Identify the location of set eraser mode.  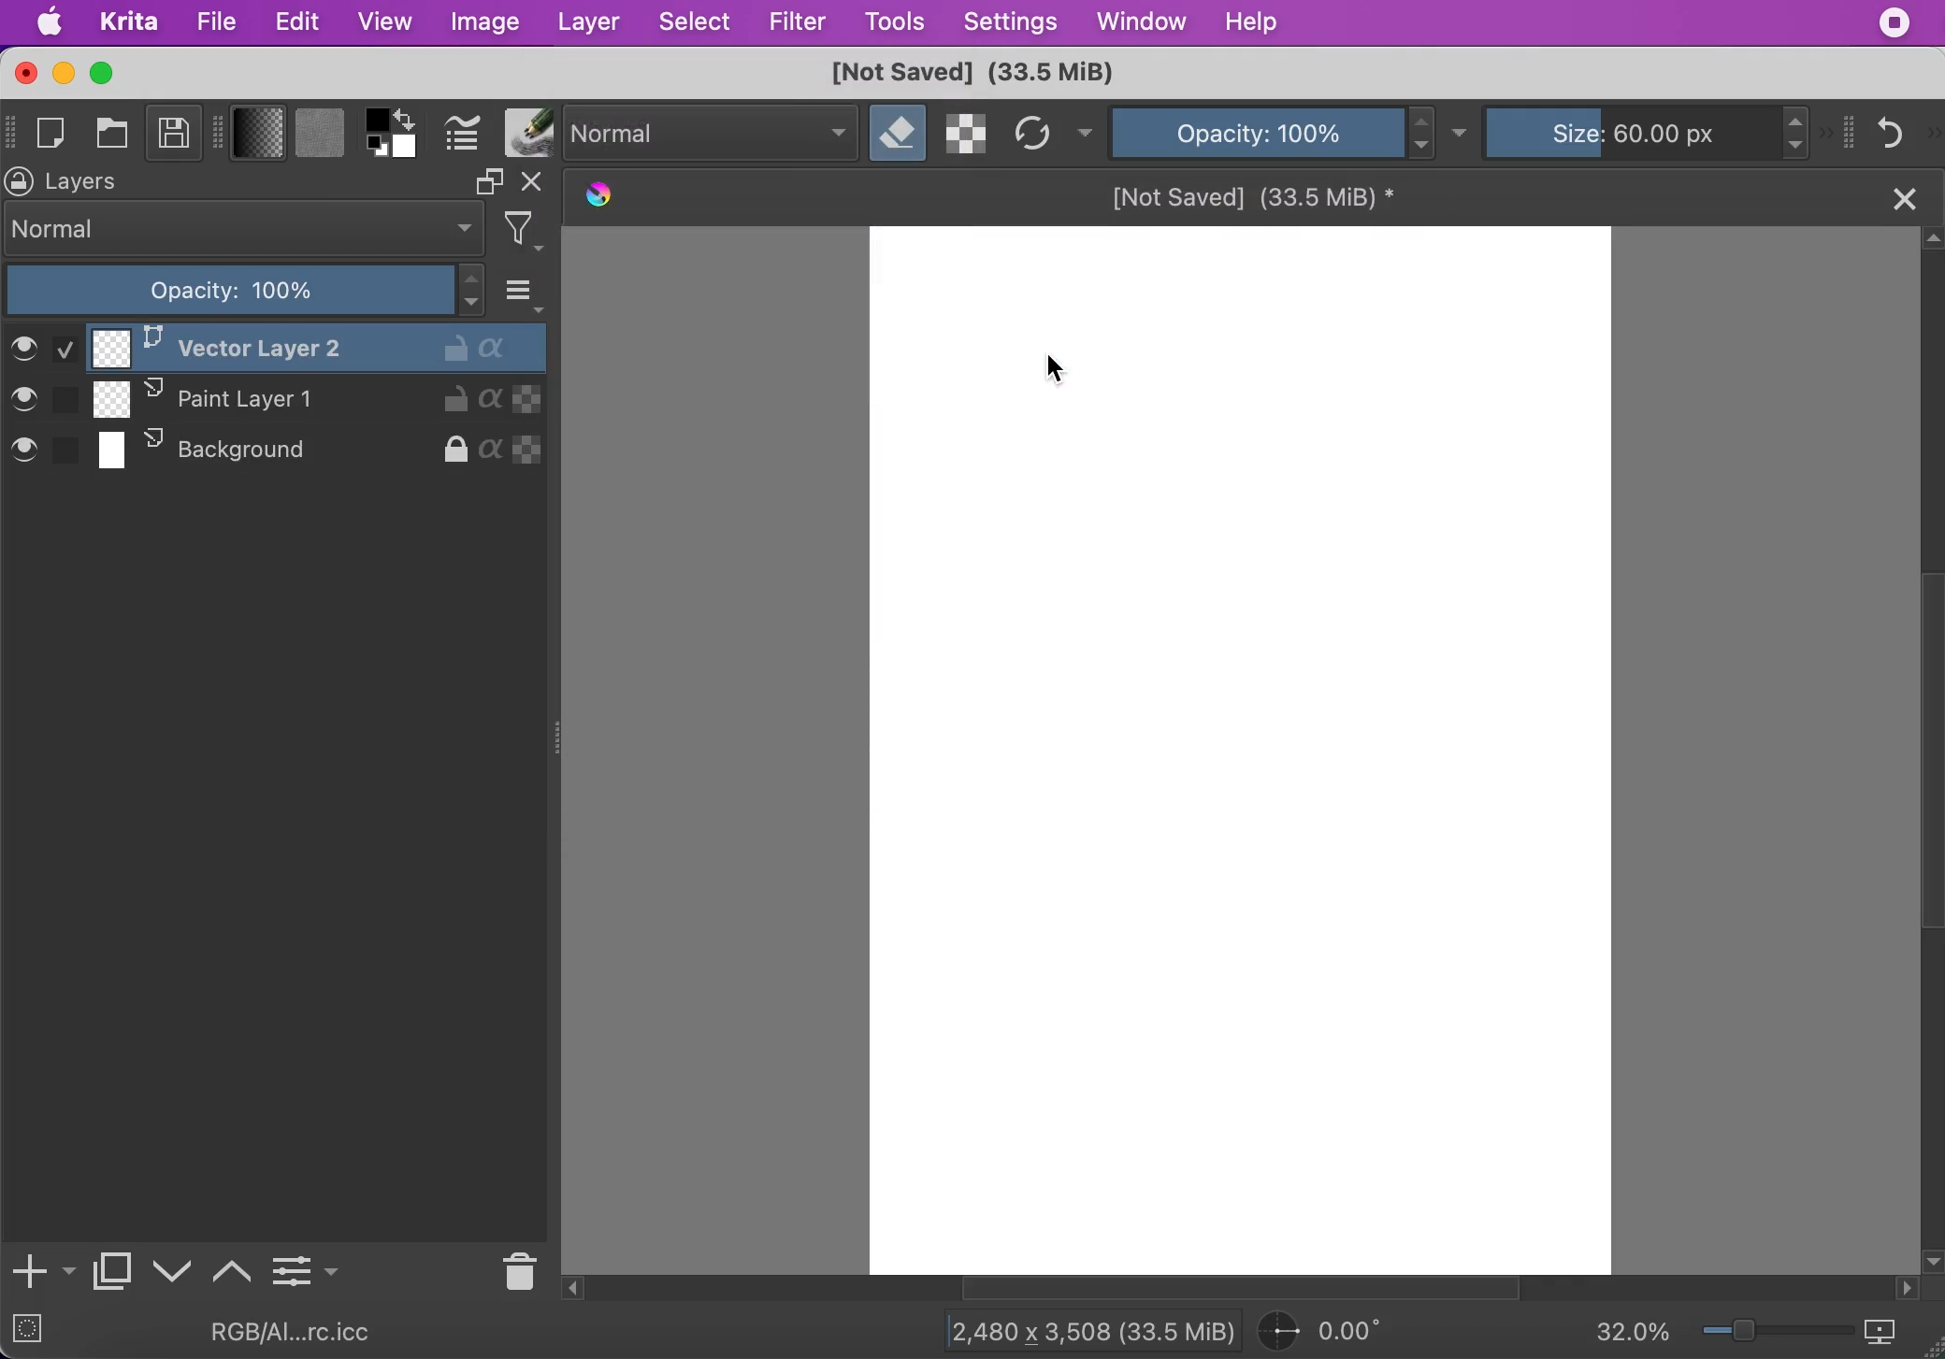
(899, 134).